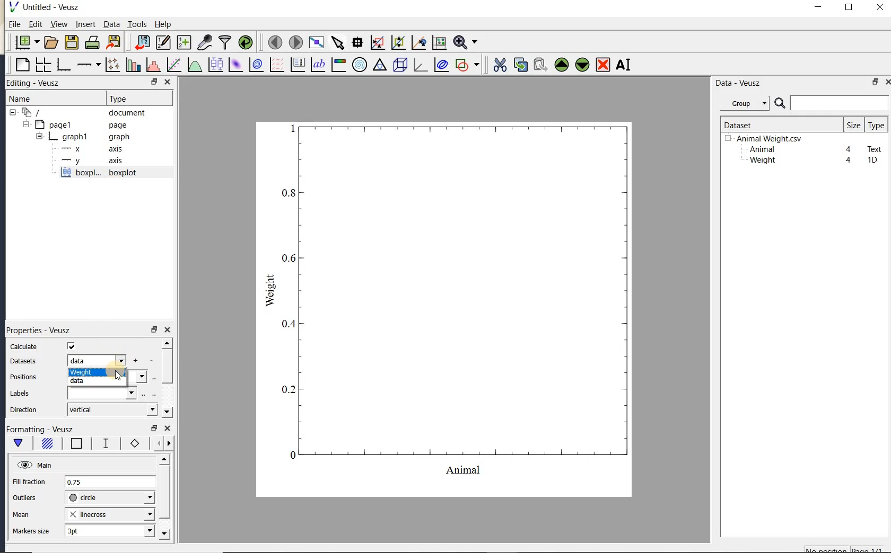 Image resolution: width=891 pixels, height=553 pixels. Describe the element at coordinates (623, 65) in the screenshot. I see `renames the selected widget` at that location.